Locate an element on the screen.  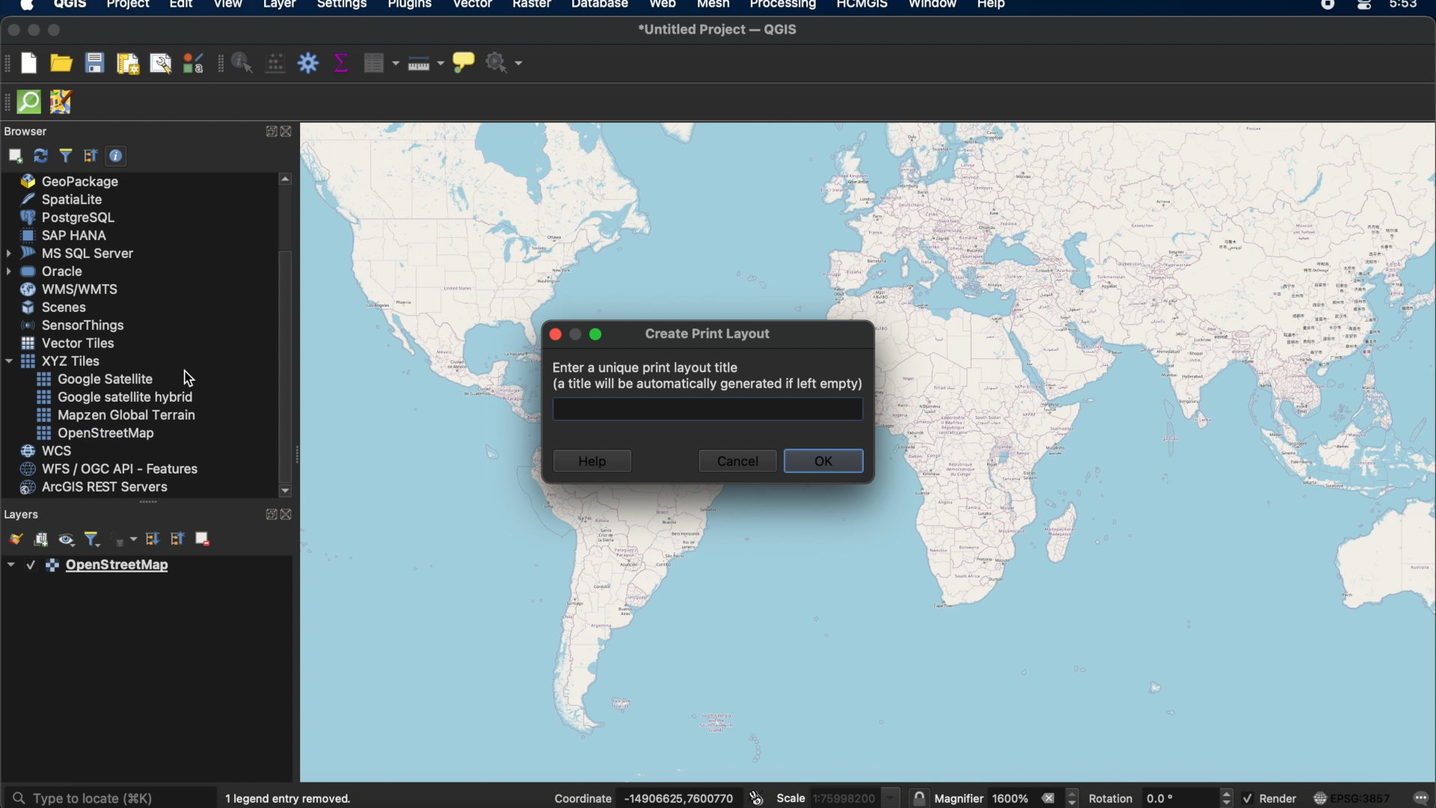
sap hana is located at coordinates (74, 235).